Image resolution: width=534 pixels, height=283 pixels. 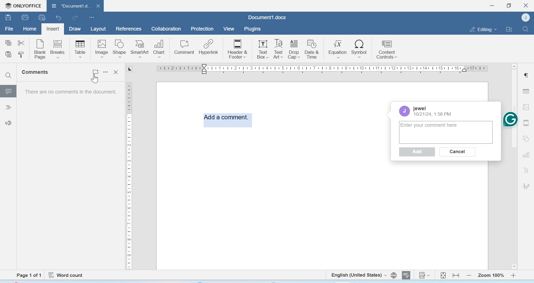 What do you see at coordinates (75, 29) in the screenshot?
I see `Draw` at bounding box center [75, 29].